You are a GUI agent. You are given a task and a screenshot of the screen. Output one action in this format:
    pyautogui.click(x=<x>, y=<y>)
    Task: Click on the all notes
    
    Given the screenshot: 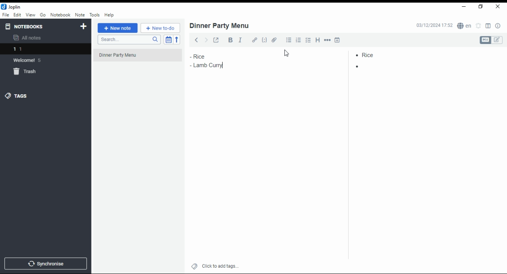 What is the action you would take?
    pyautogui.click(x=29, y=38)
    